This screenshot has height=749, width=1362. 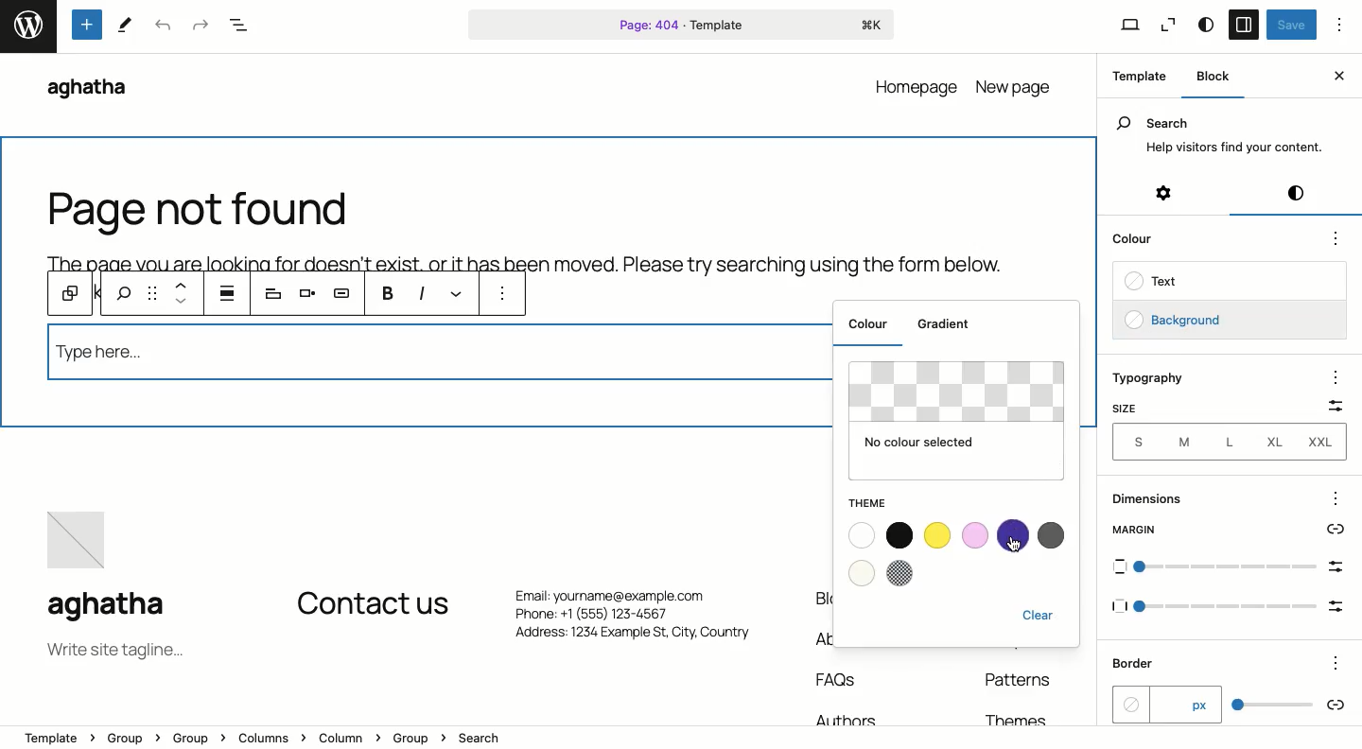 I want to click on Email: yourname@example.com, so click(x=622, y=592).